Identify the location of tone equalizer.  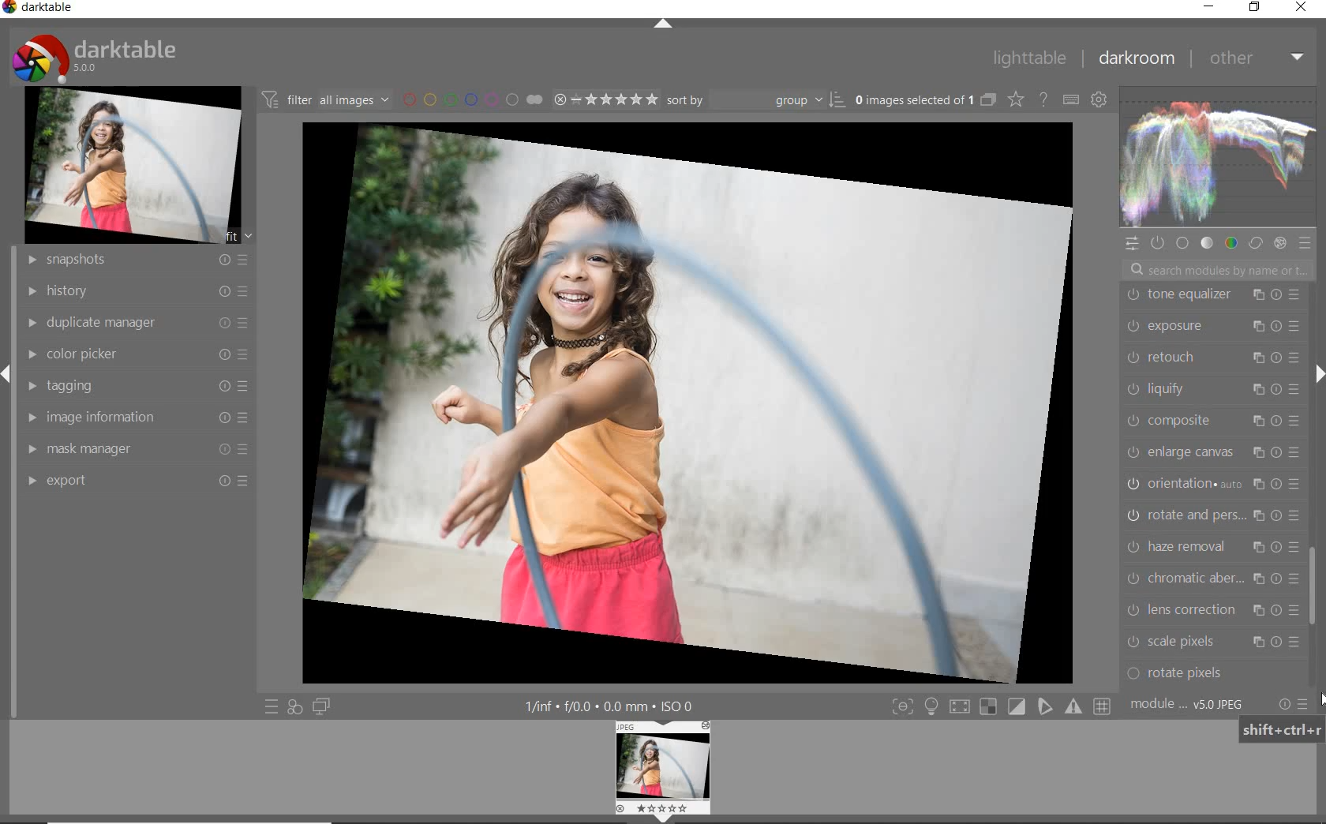
(1214, 297).